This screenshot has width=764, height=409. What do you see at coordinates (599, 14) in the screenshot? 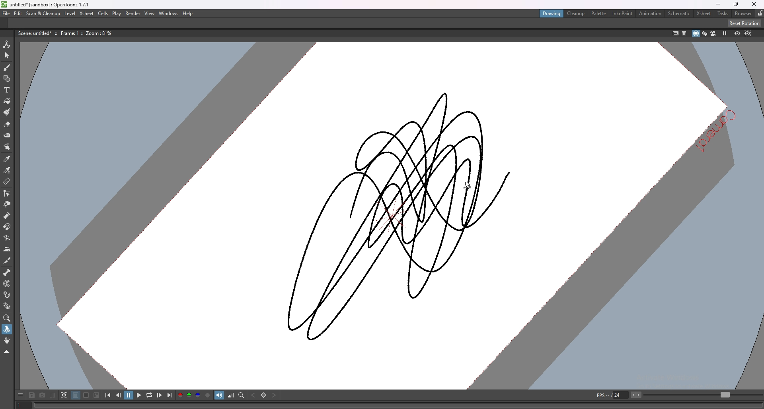
I see `palette` at bounding box center [599, 14].